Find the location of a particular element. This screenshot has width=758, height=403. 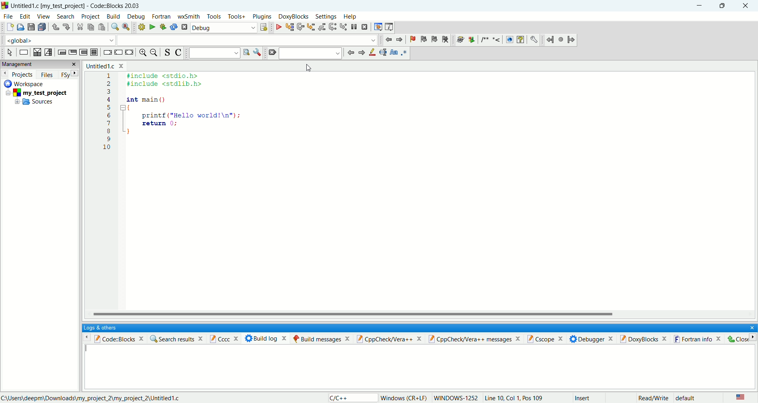

plugins is located at coordinates (263, 17).